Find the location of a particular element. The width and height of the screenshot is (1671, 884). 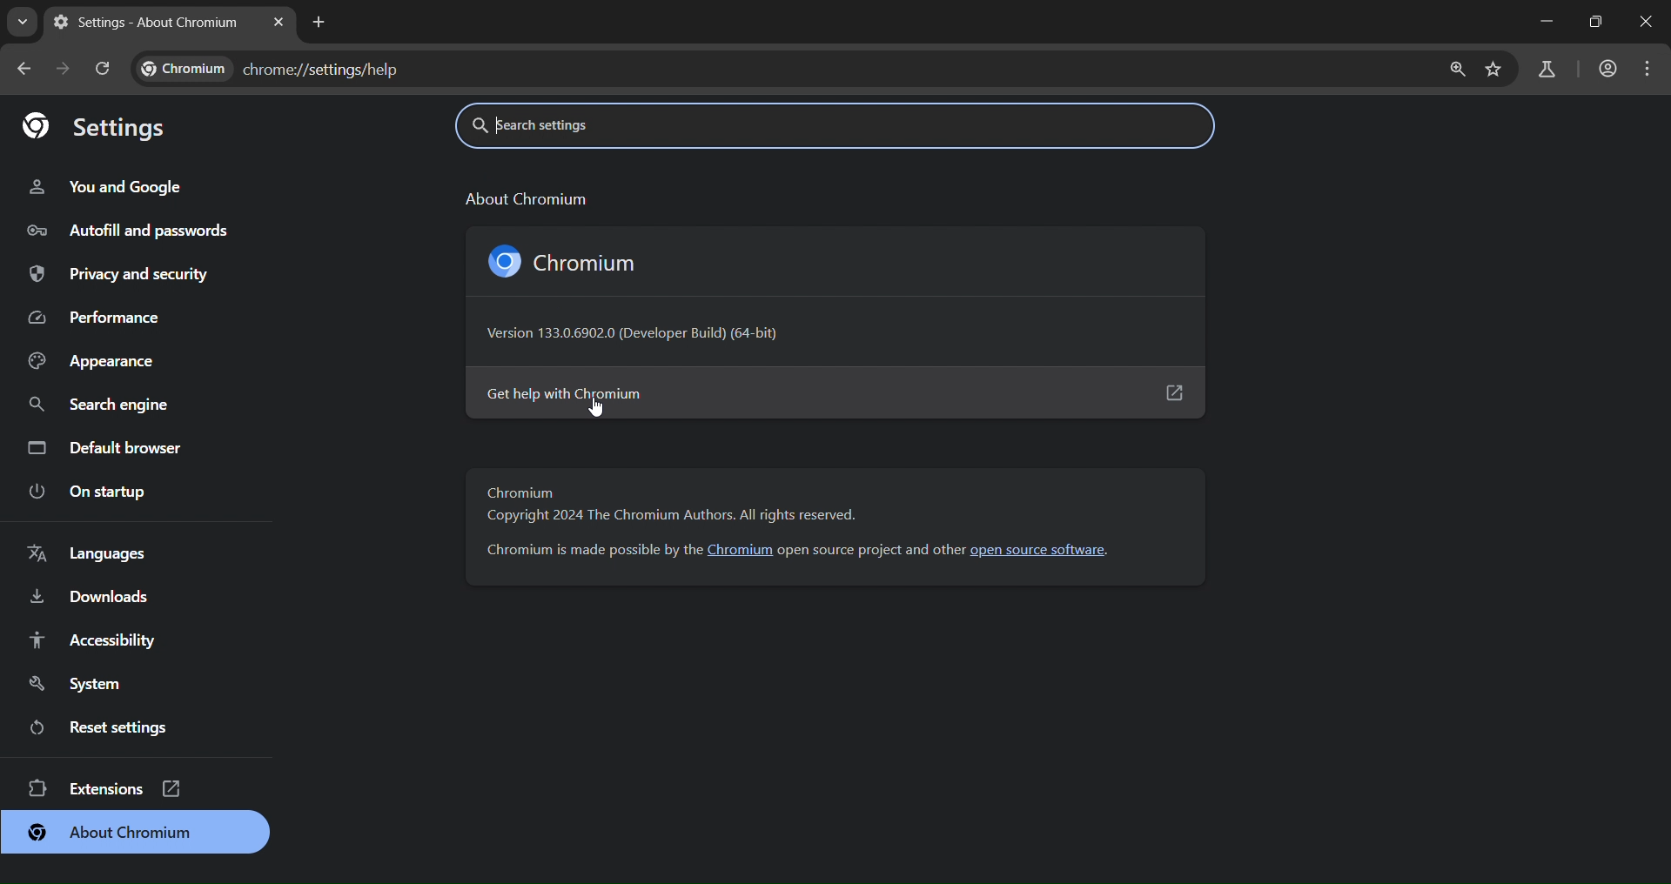

get help with chromium is located at coordinates (834, 393).